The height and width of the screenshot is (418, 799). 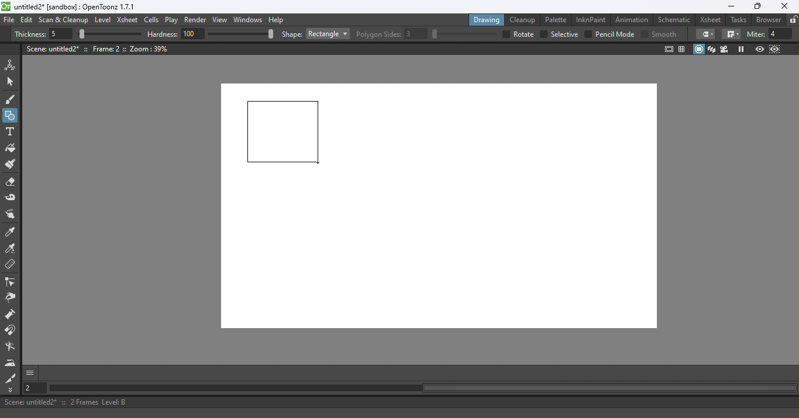 I want to click on Blender tool, so click(x=12, y=347).